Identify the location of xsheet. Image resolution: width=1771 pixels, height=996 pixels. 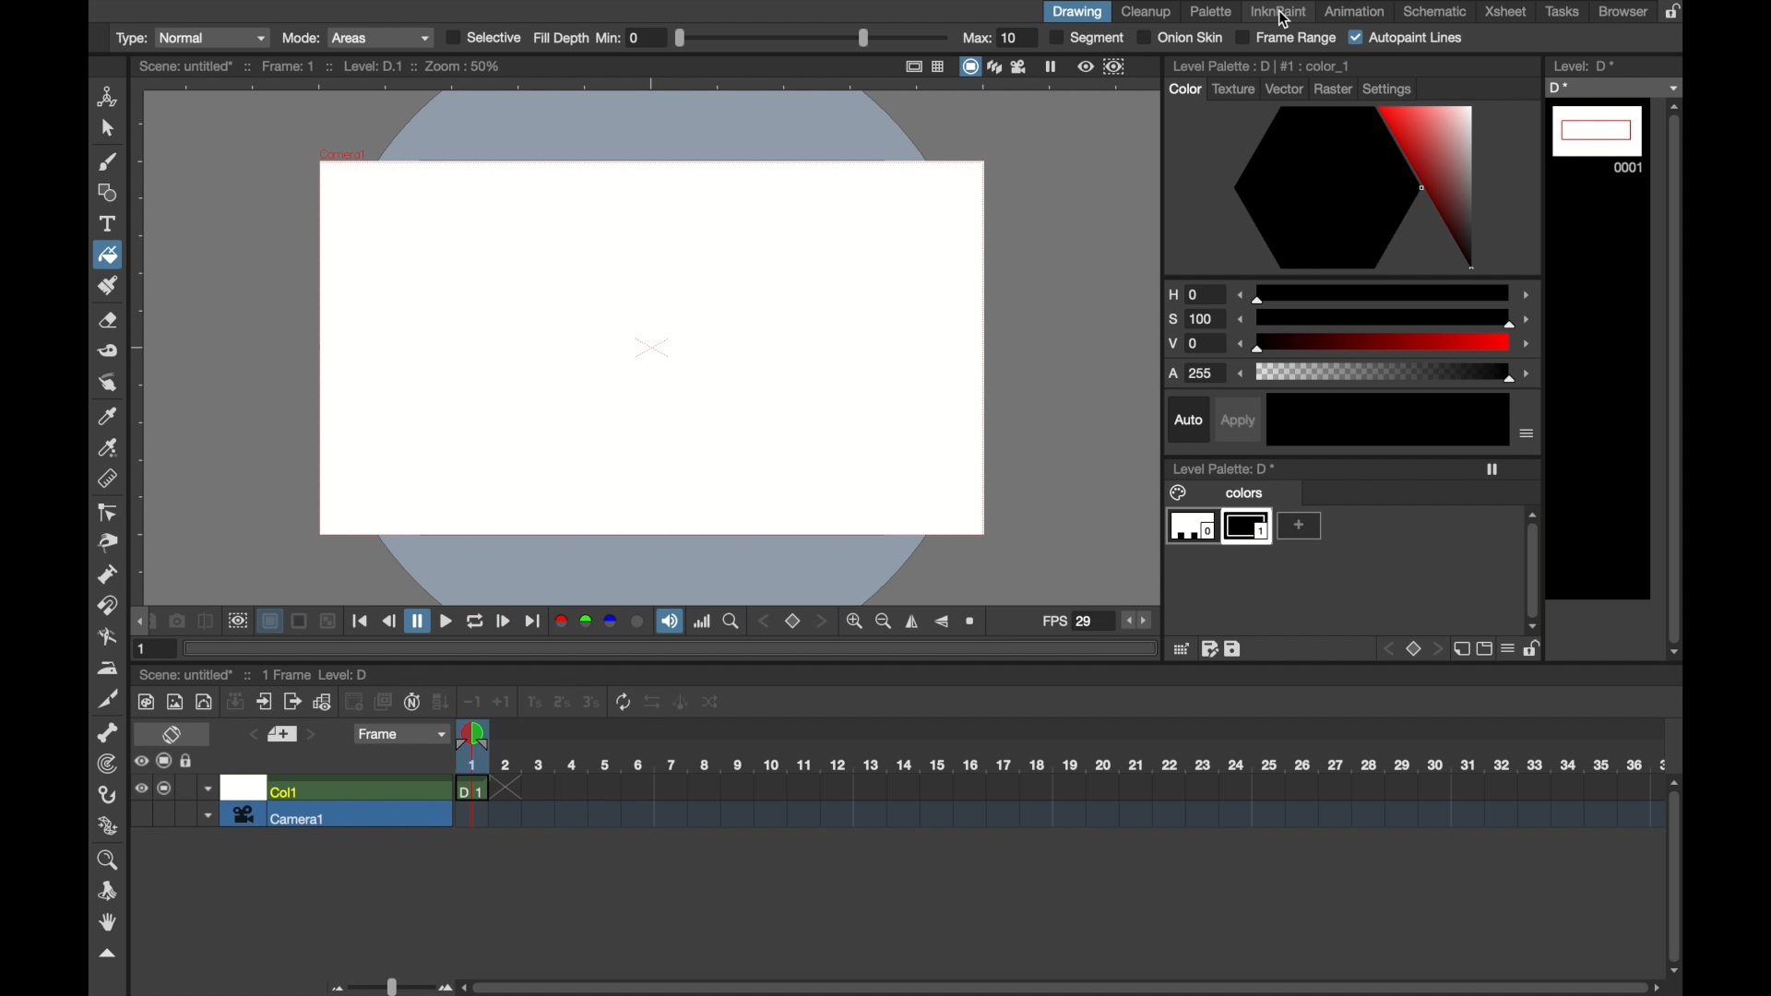
(1506, 11).